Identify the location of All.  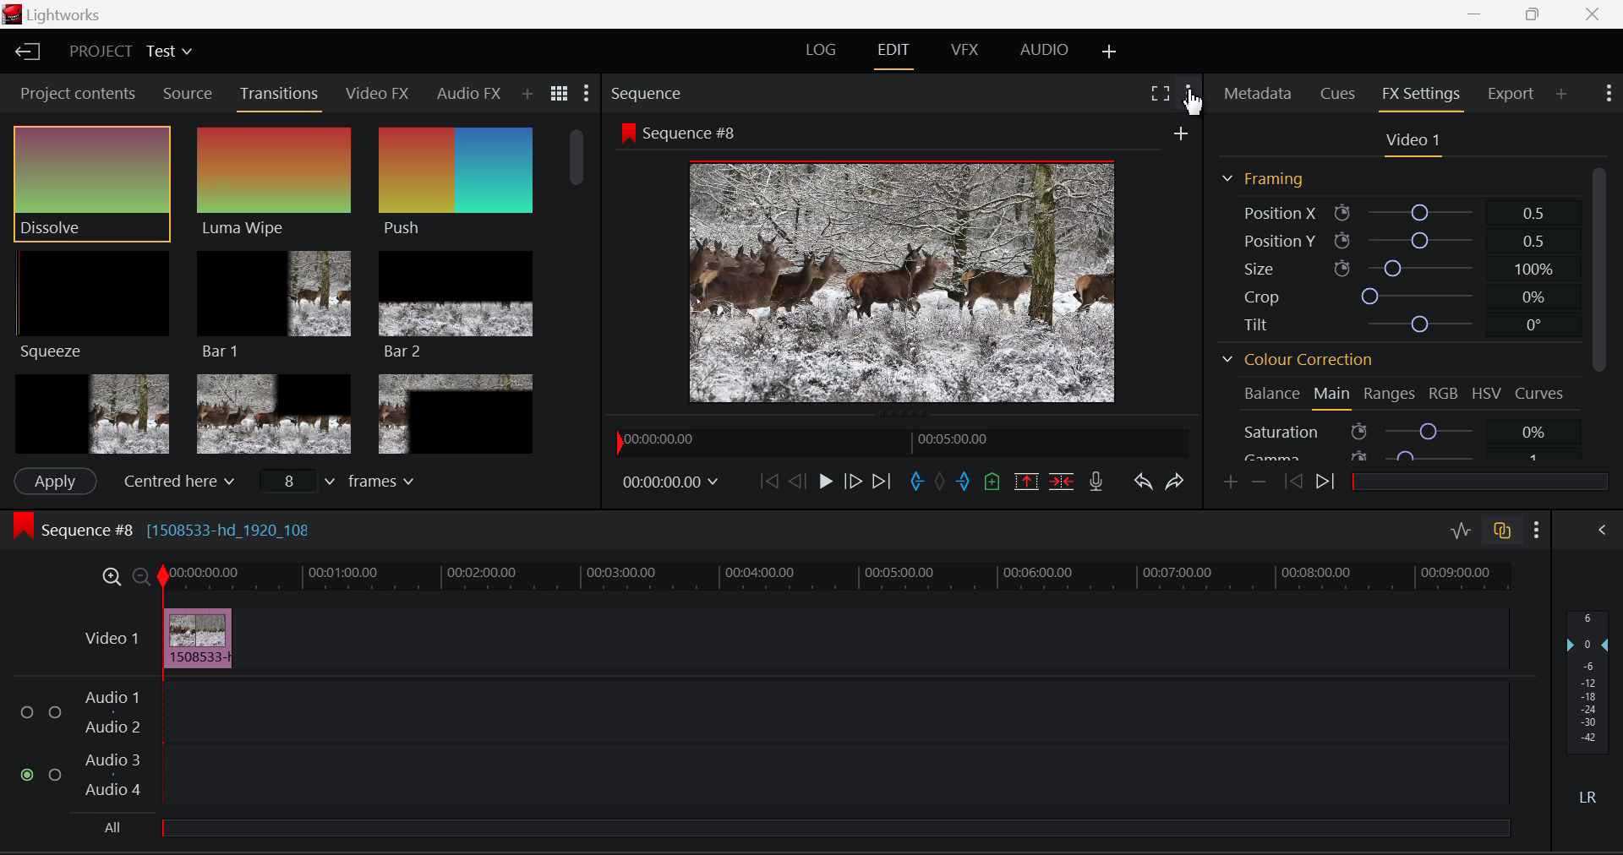
(116, 823).